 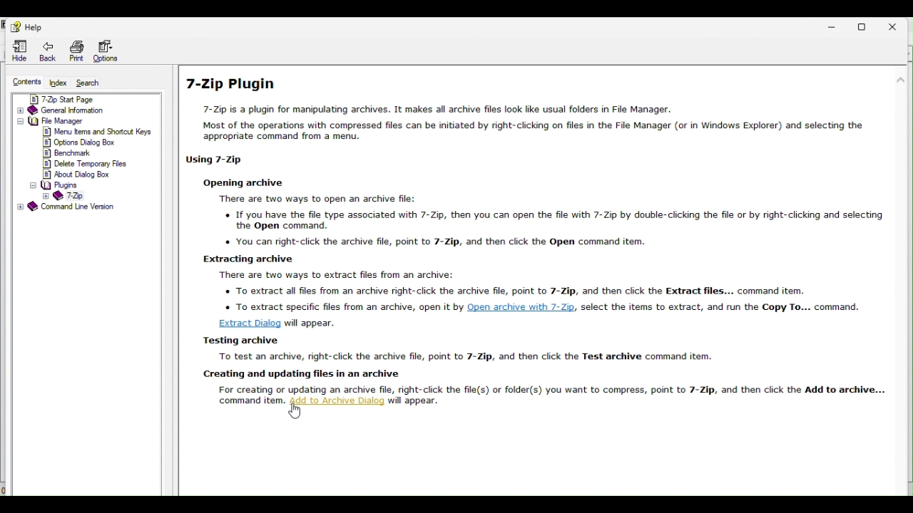 What do you see at coordinates (83, 163) in the screenshot?
I see `delete` at bounding box center [83, 163].